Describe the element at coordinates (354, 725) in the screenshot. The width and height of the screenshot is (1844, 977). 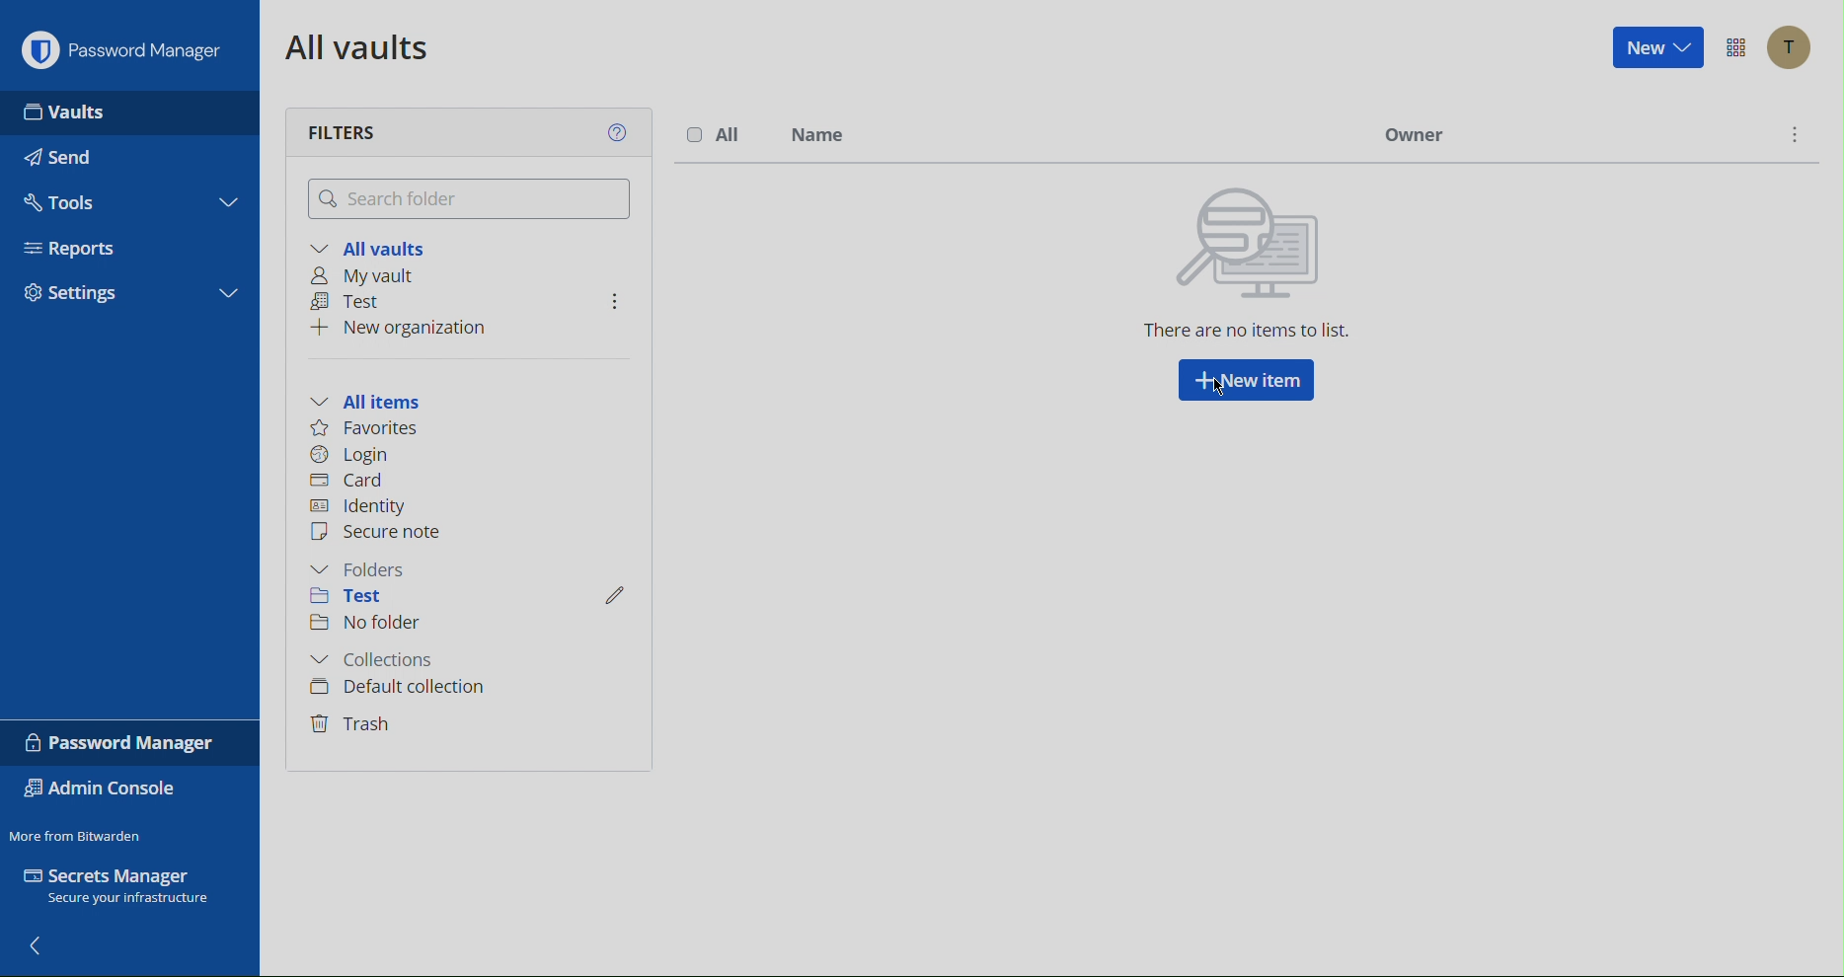
I see `Trash` at that location.